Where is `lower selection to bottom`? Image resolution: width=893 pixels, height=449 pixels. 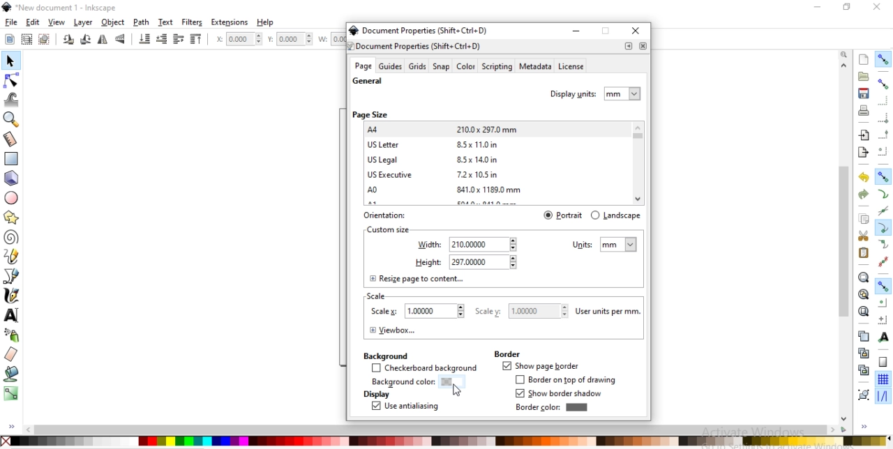 lower selection to bottom is located at coordinates (145, 39).